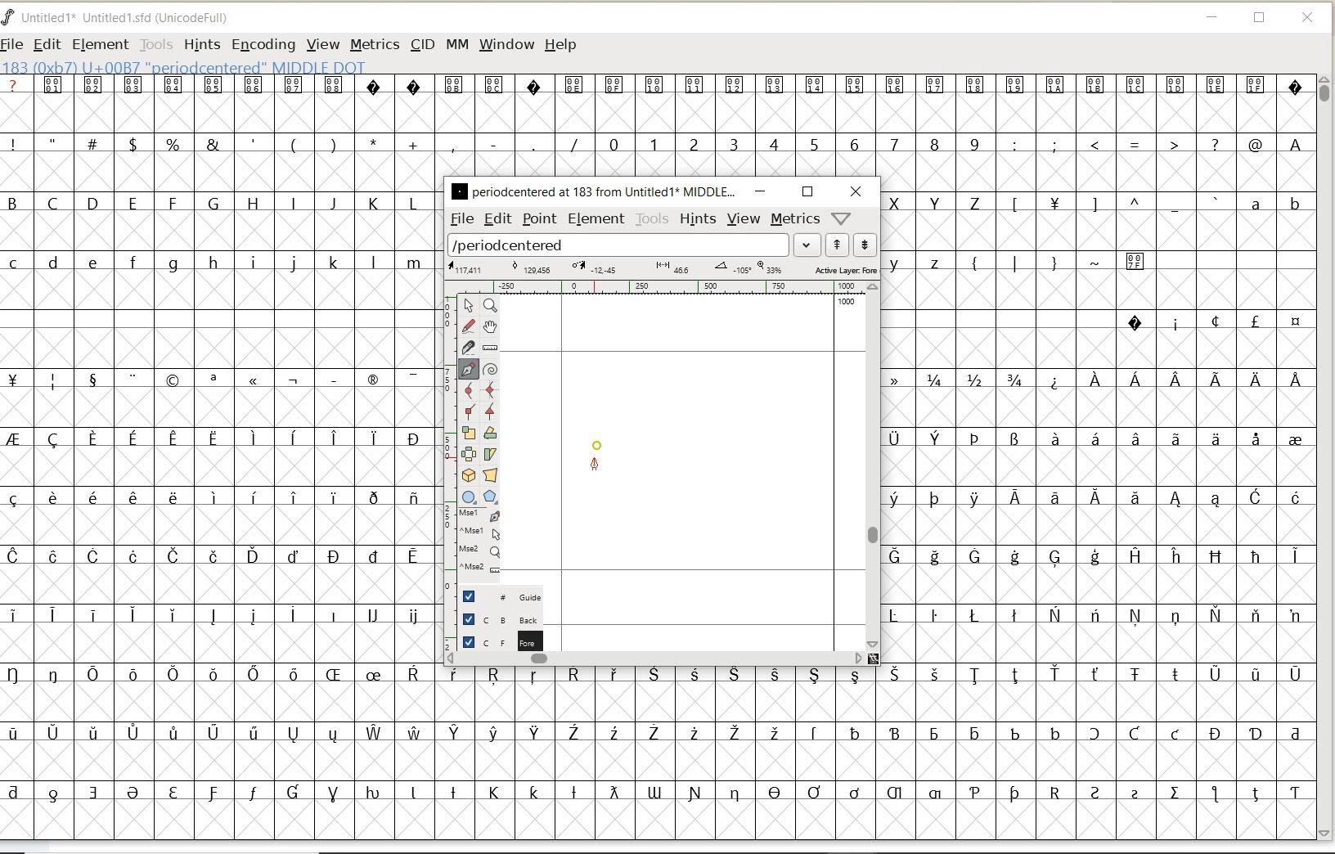  I want to click on scrollbar, so click(874, 465).